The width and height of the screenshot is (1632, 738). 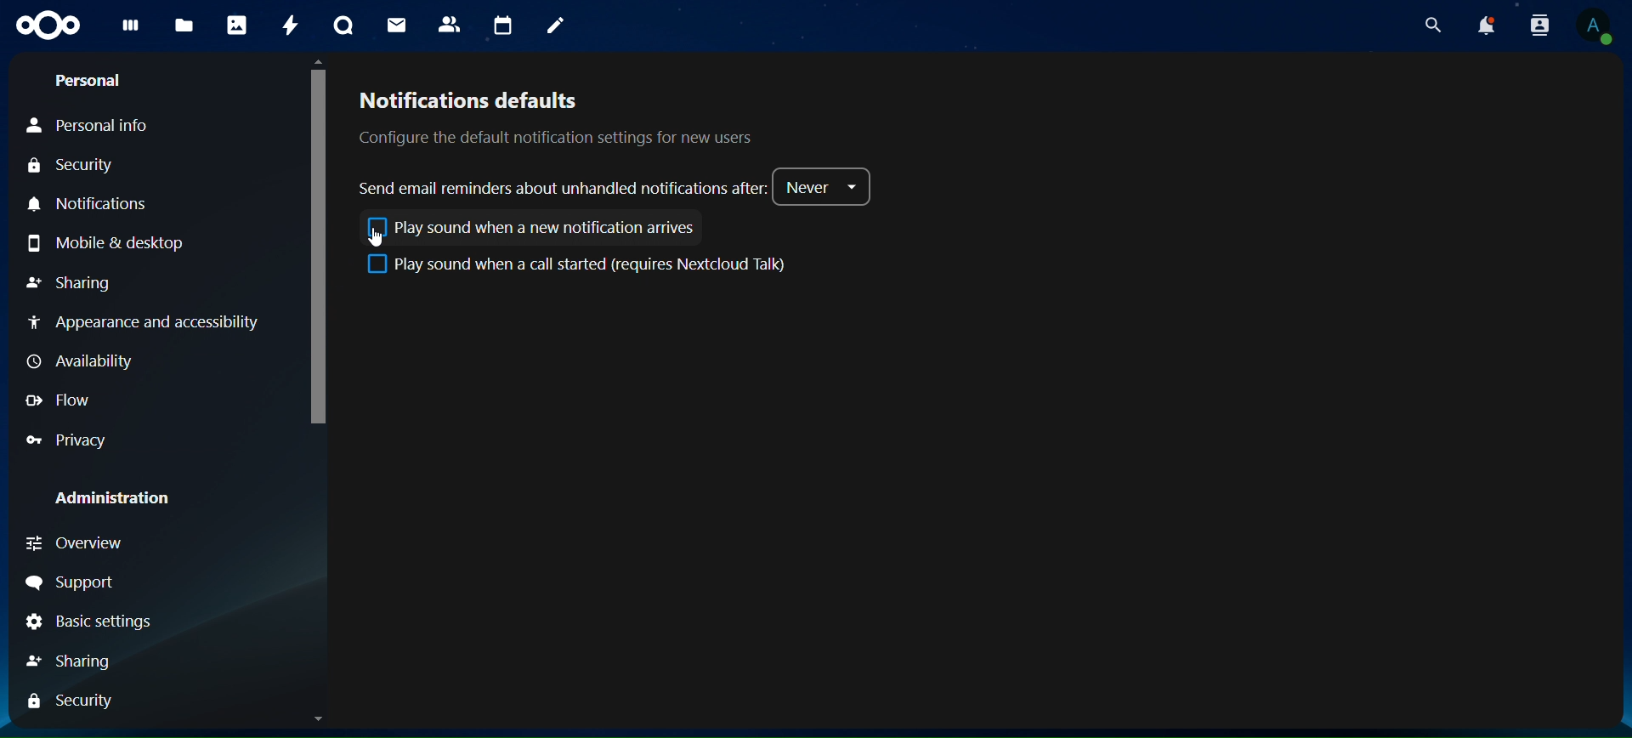 What do you see at coordinates (527, 228) in the screenshot?
I see `play sound when a new notification arrives` at bounding box center [527, 228].